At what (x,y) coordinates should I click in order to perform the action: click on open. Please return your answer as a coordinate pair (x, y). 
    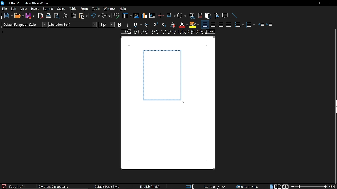
    Looking at the image, I should click on (19, 16).